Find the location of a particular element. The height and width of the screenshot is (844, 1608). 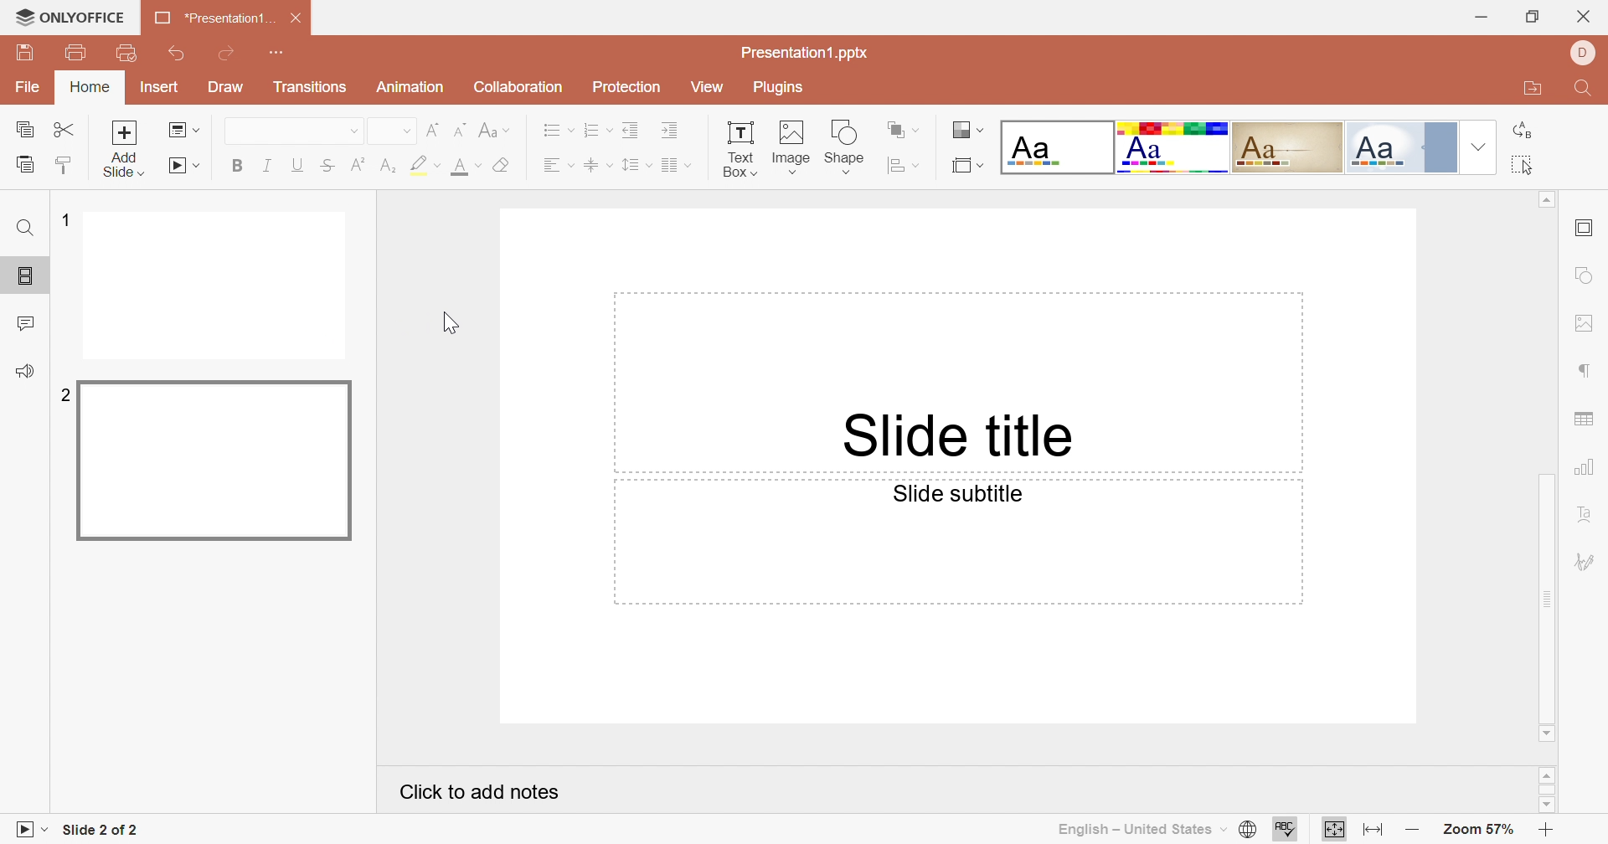

Drop Down is located at coordinates (649, 165).